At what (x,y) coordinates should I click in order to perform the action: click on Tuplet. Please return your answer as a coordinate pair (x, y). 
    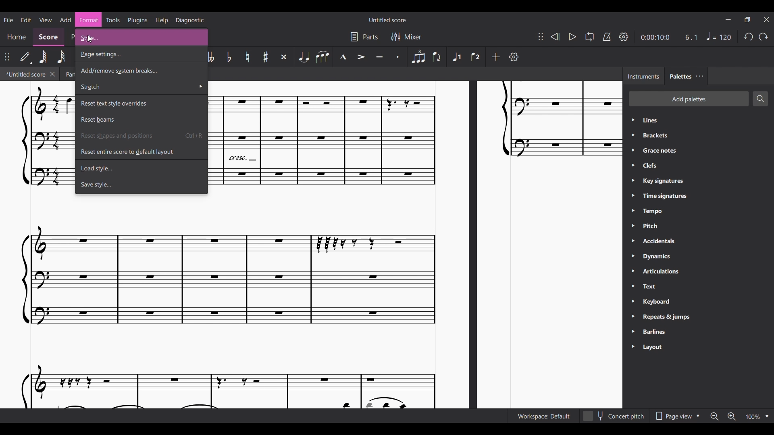
    Looking at the image, I should click on (418, 57).